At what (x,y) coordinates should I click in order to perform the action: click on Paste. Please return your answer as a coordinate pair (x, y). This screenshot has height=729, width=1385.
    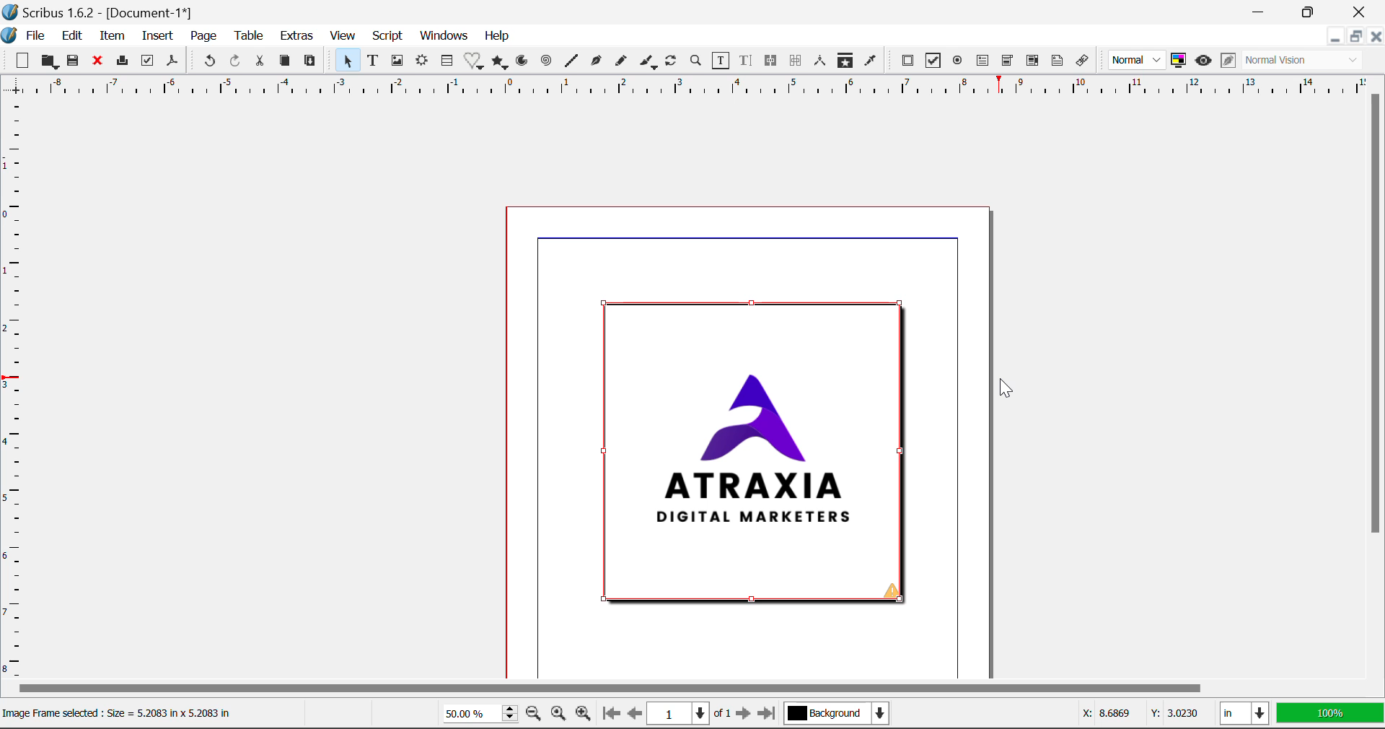
    Looking at the image, I should click on (312, 64).